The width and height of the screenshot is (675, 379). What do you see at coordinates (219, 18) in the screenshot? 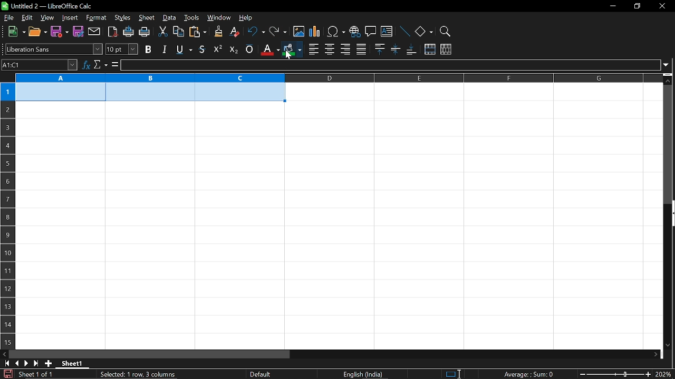
I see `window` at bounding box center [219, 18].